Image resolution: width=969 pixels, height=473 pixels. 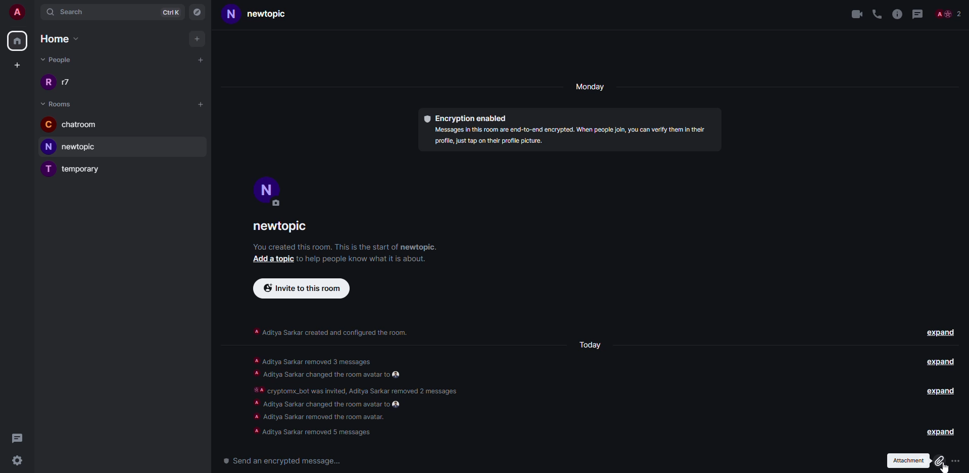 What do you see at coordinates (59, 104) in the screenshot?
I see `room` at bounding box center [59, 104].